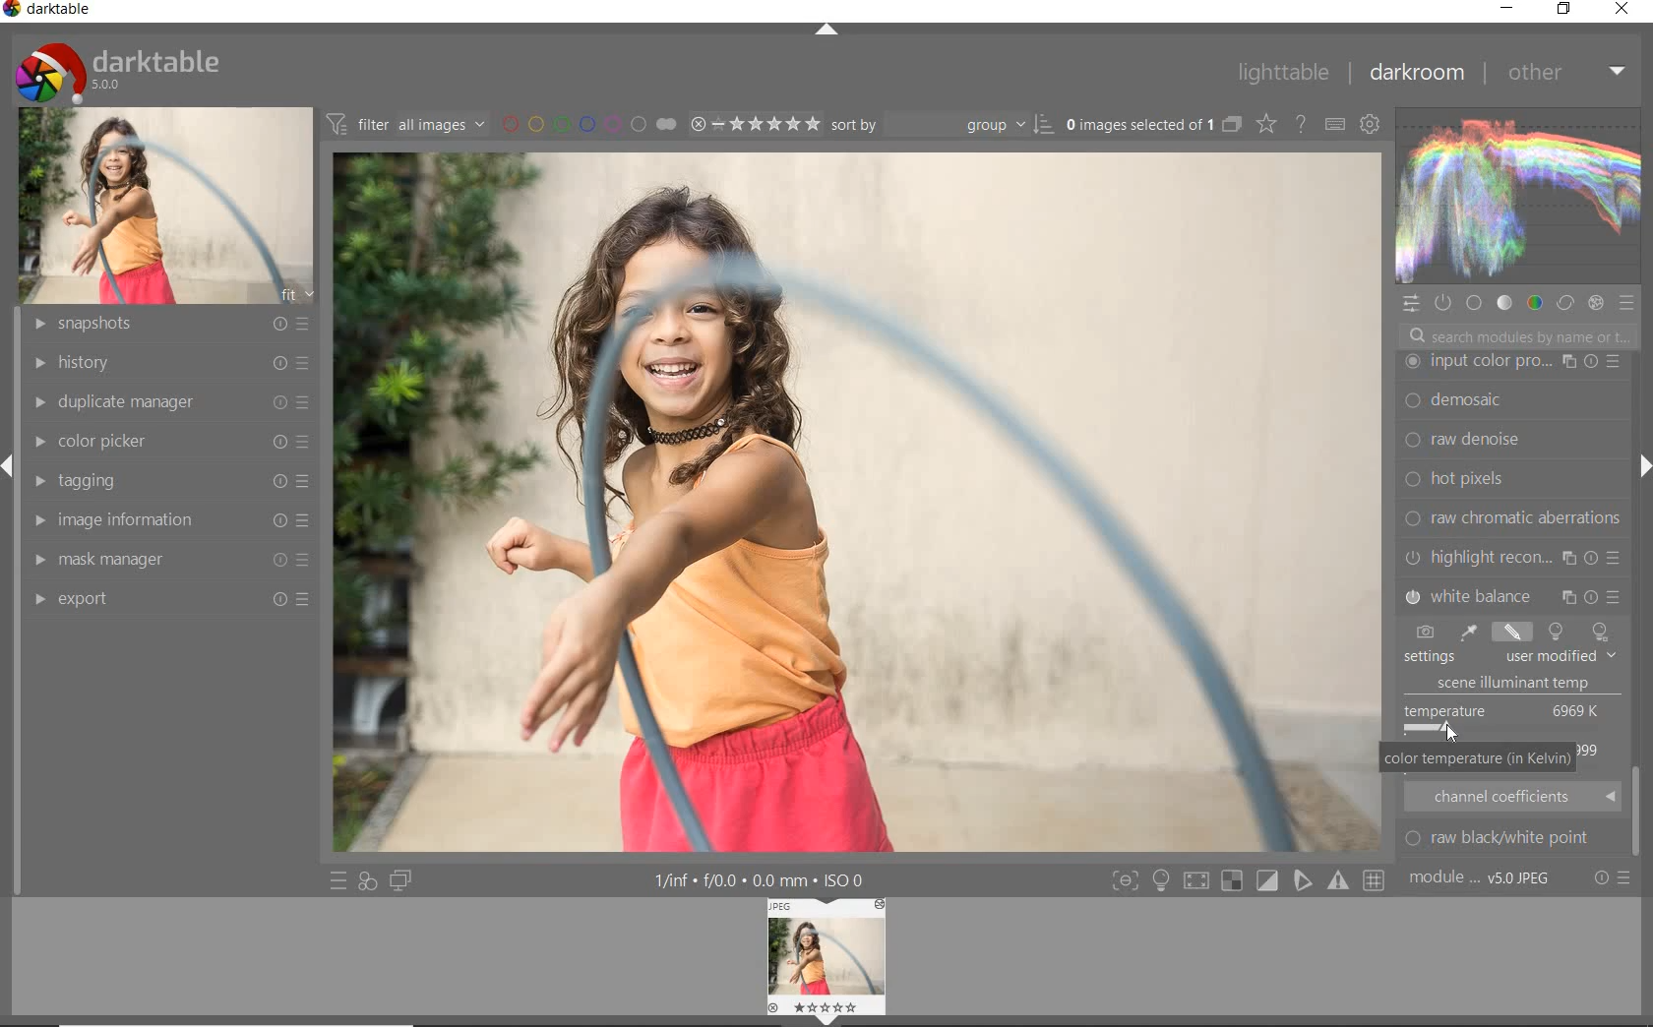 Image resolution: width=1653 pixels, height=1027 pixels. Describe the element at coordinates (587, 123) in the screenshot. I see `filter by image color label` at that location.